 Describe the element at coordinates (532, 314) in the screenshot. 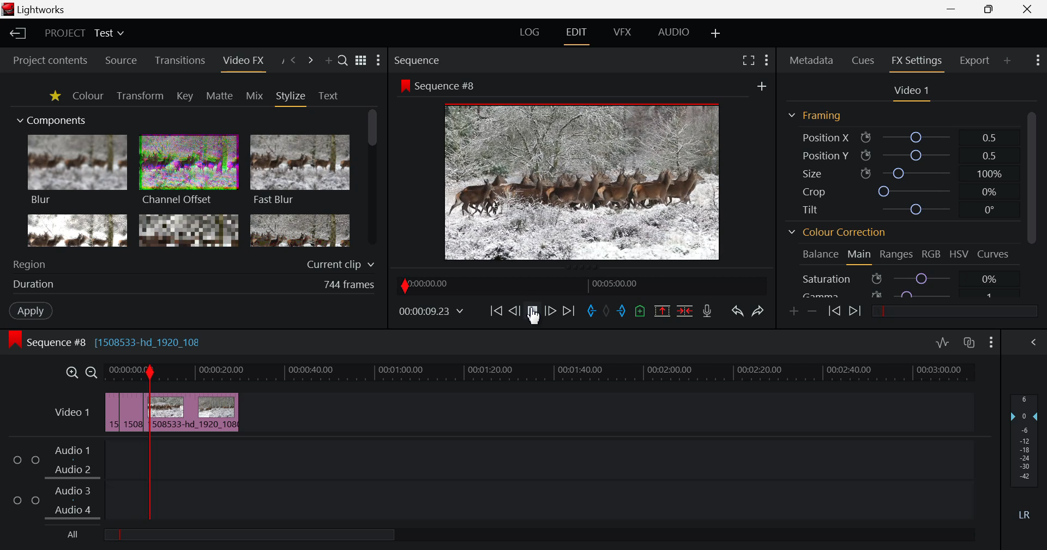

I see `Video Played` at that location.